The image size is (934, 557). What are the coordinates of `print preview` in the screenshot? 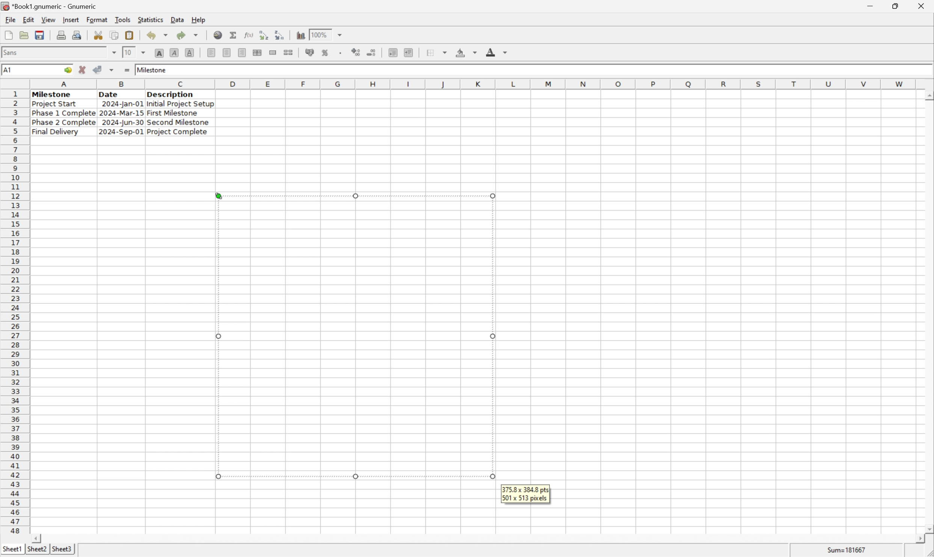 It's located at (61, 35).